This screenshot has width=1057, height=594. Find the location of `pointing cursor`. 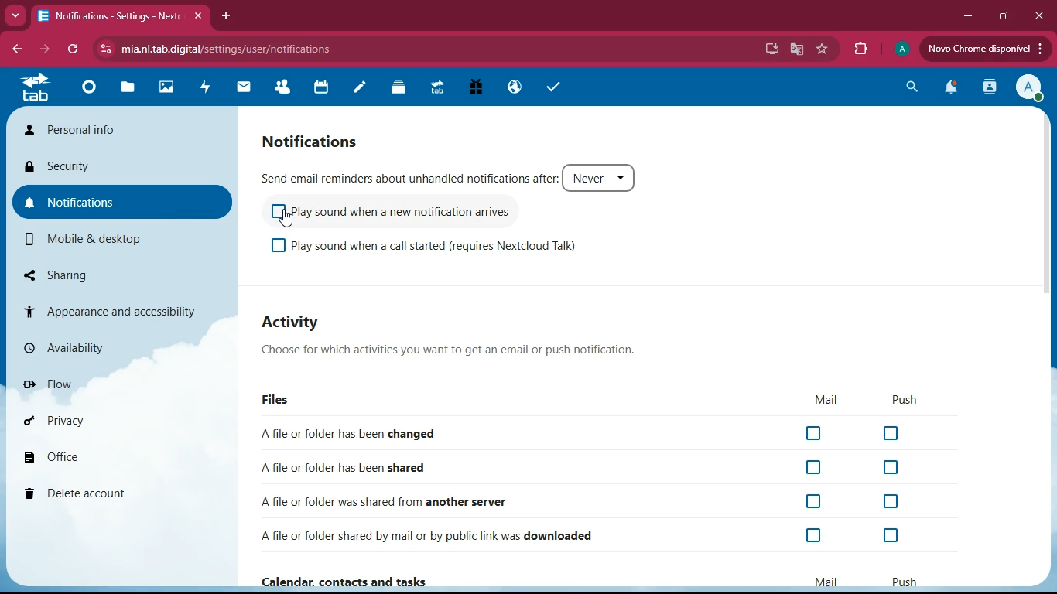

pointing cursor is located at coordinates (289, 220).